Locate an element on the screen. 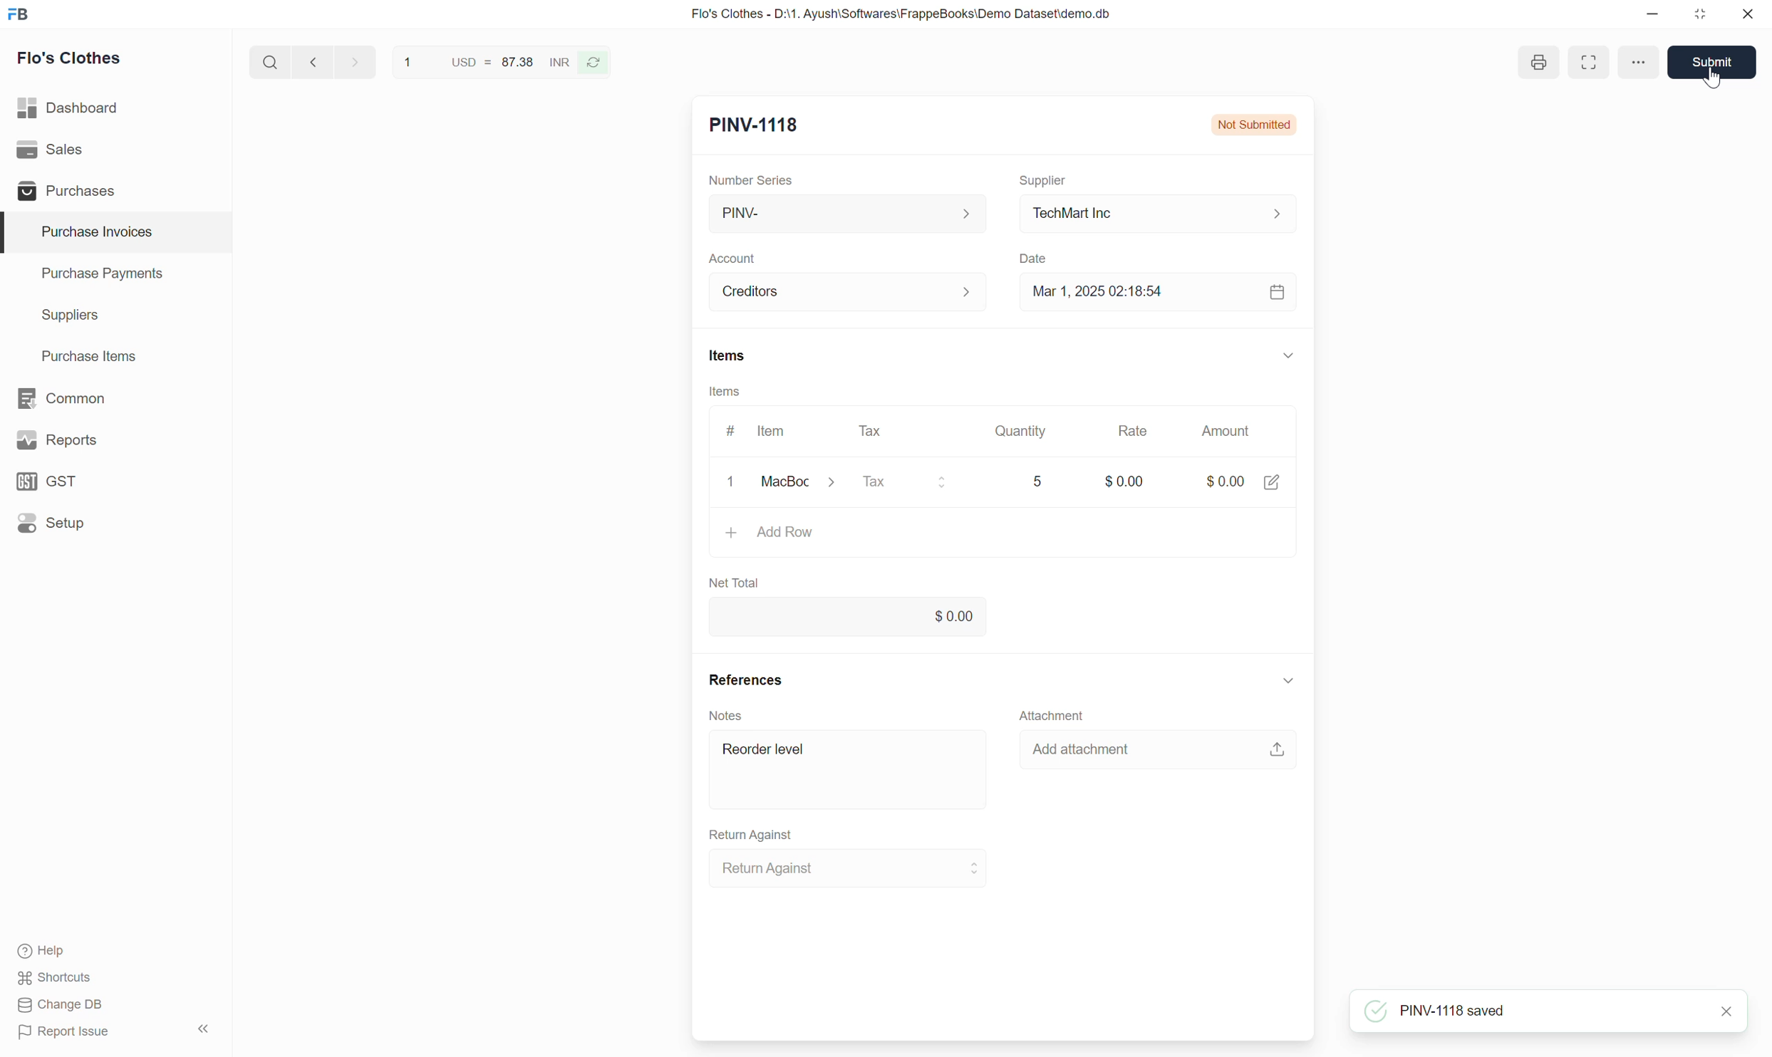 The height and width of the screenshot is (1057, 1772). Tax is located at coordinates (874, 431).